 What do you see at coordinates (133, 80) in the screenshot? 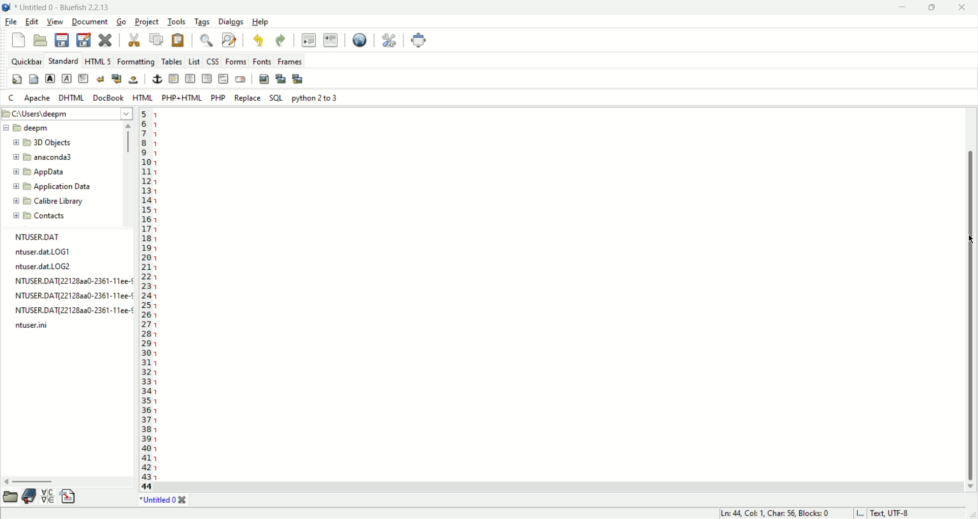
I see `non breaking space` at bounding box center [133, 80].